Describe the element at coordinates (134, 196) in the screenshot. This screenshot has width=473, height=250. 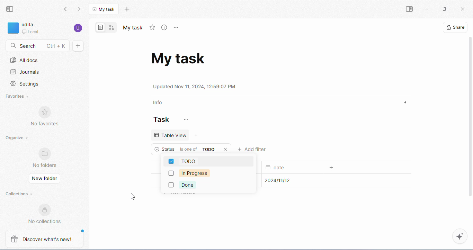
I see `cursor ` at that location.